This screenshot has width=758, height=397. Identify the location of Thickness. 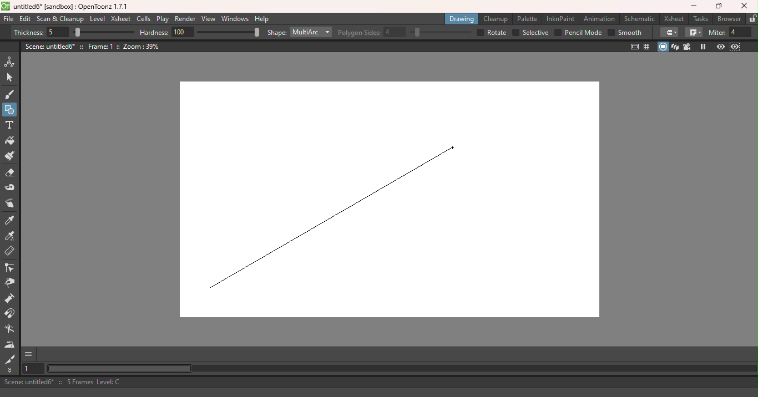
(41, 33).